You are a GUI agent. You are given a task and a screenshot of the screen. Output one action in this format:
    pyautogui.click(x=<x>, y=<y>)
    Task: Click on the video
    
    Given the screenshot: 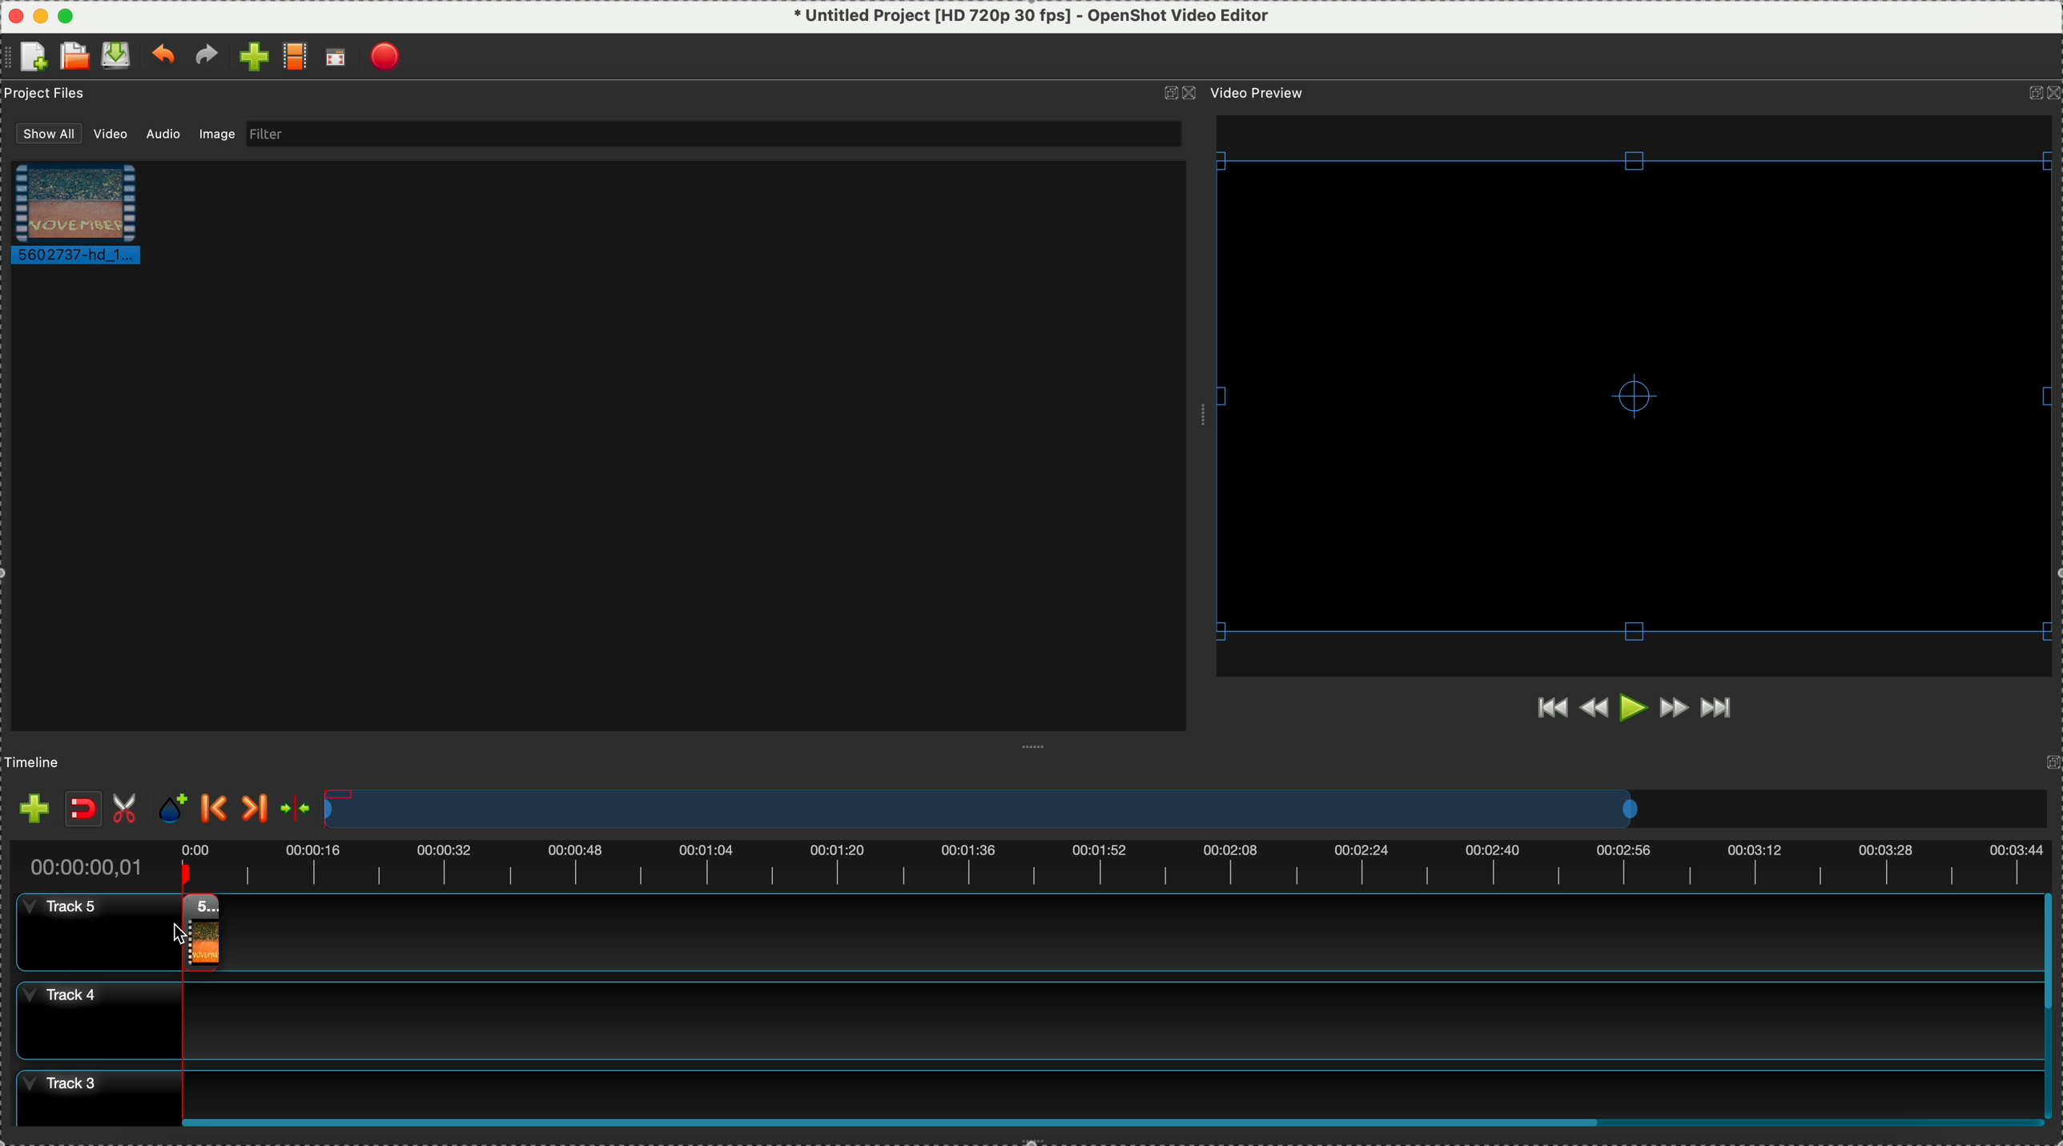 What is the action you would take?
    pyautogui.click(x=108, y=135)
    